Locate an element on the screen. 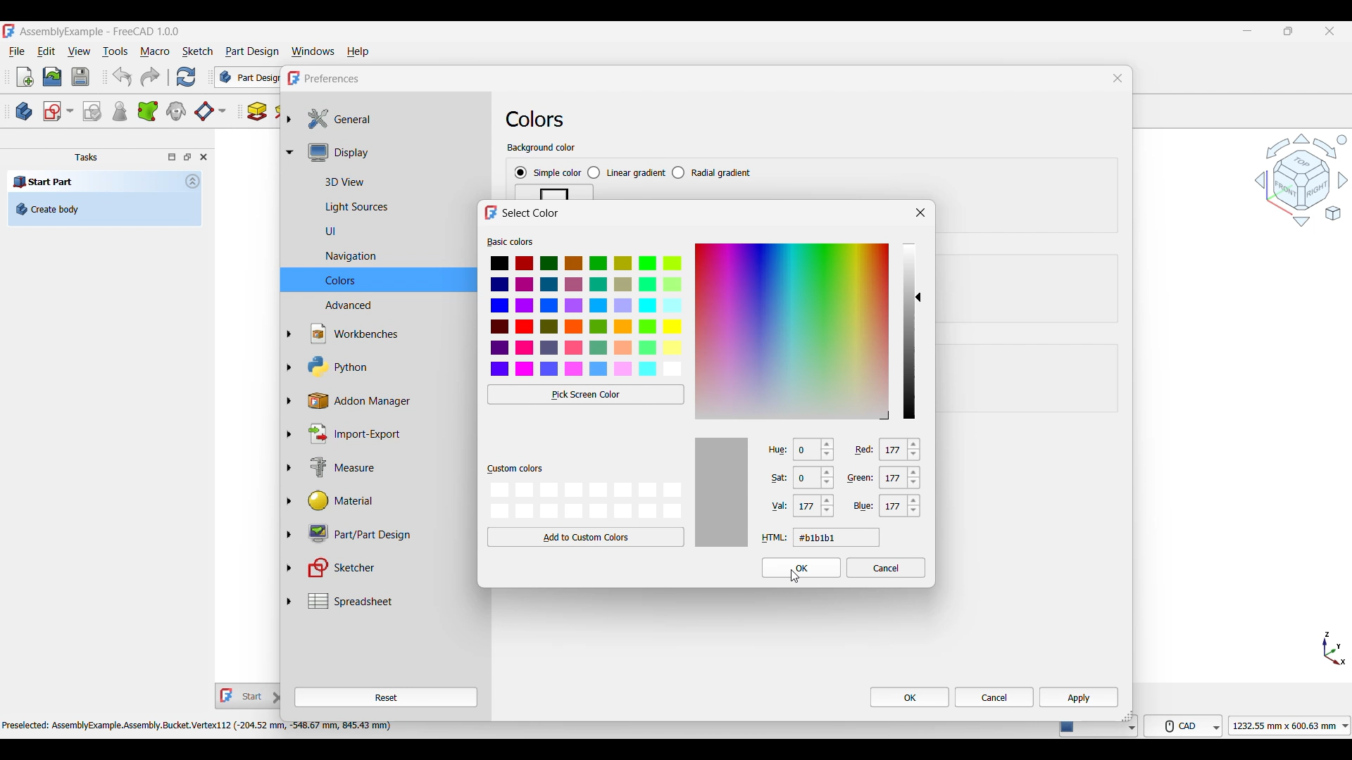 The height and width of the screenshot is (760, 1352). Colors is located at coordinates (387, 280).